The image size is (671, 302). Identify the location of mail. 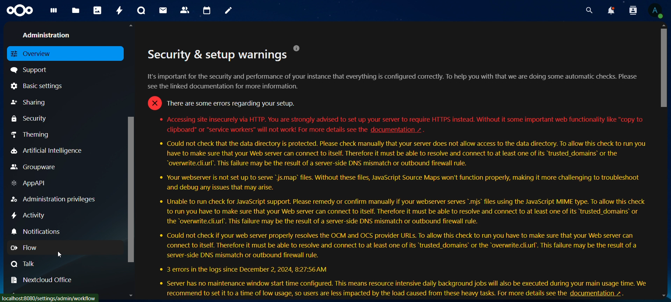
(164, 10).